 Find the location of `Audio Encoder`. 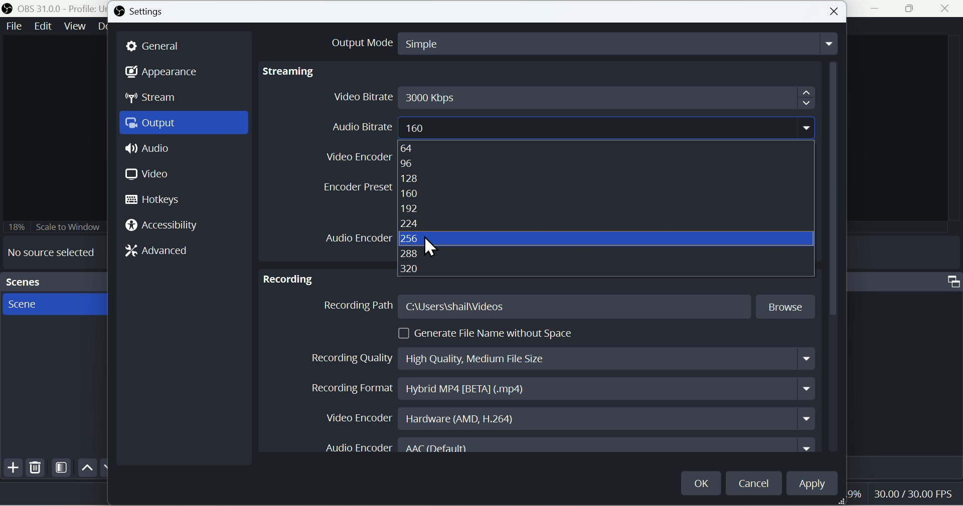

Audio Encoder is located at coordinates (573, 447).